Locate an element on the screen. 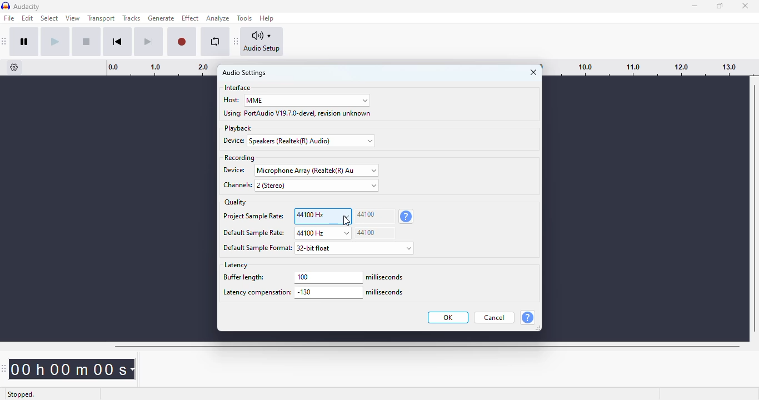 This screenshot has height=400, width=759. timeline options is located at coordinates (14, 67).